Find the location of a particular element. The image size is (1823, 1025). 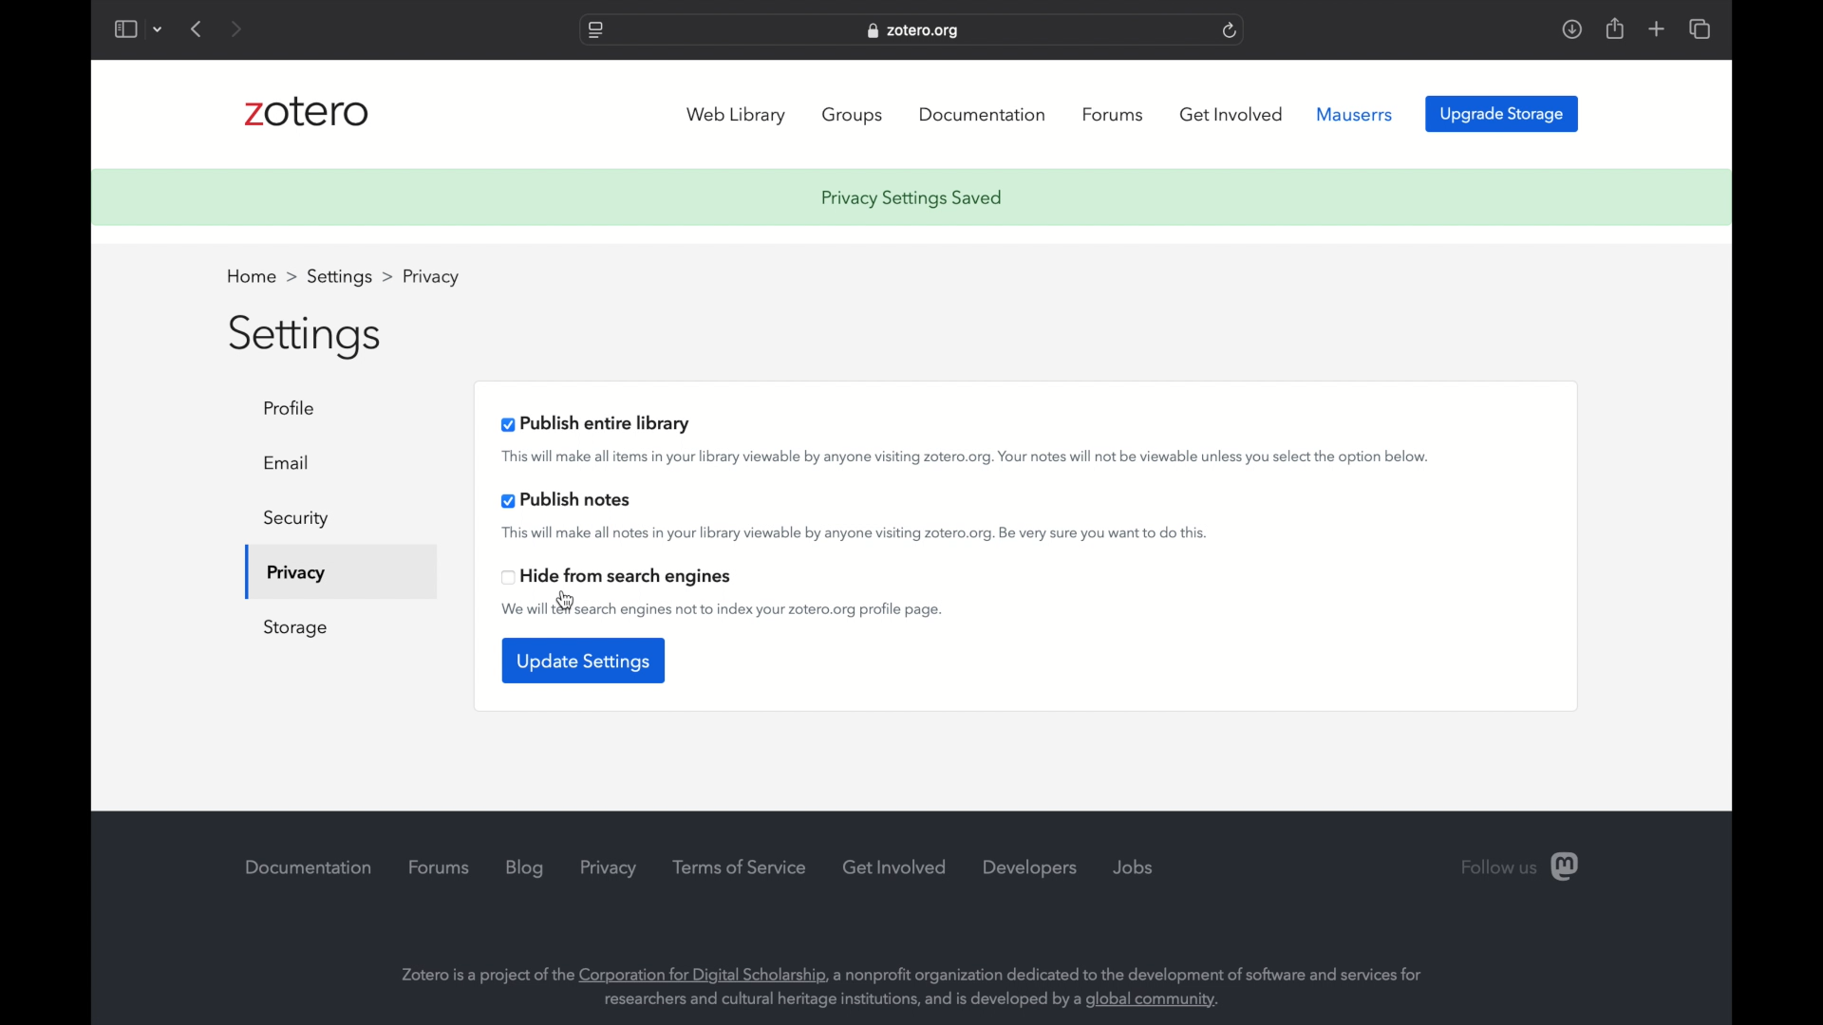

we will tell search engines not to index your zotero.org profile page is located at coordinates (724, 608).